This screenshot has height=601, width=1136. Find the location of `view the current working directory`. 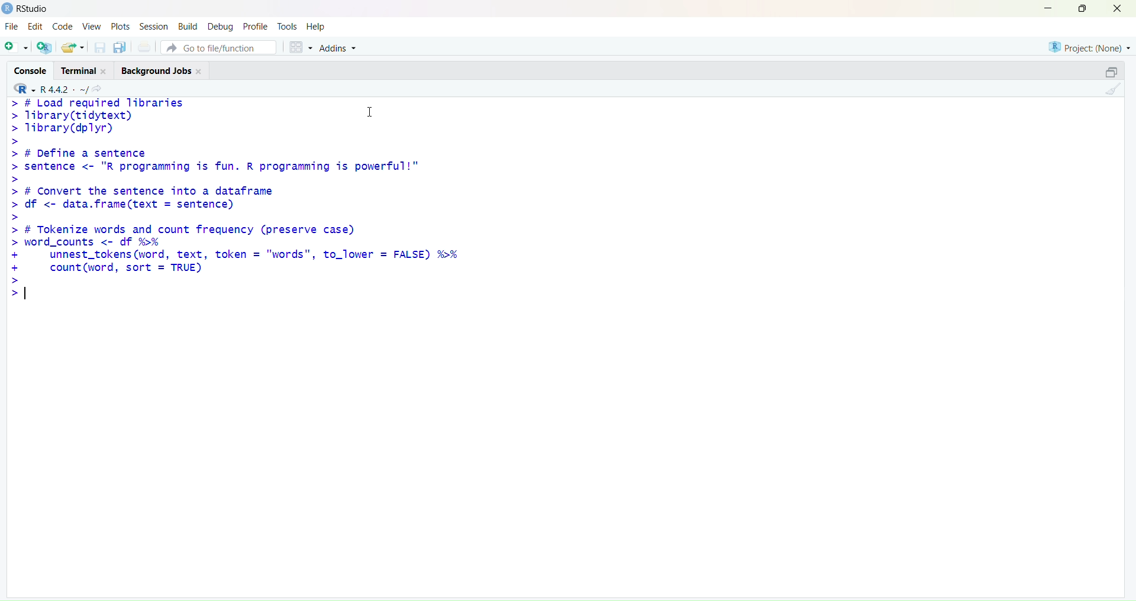

view the current working directory is located at coordinates (98, 90).